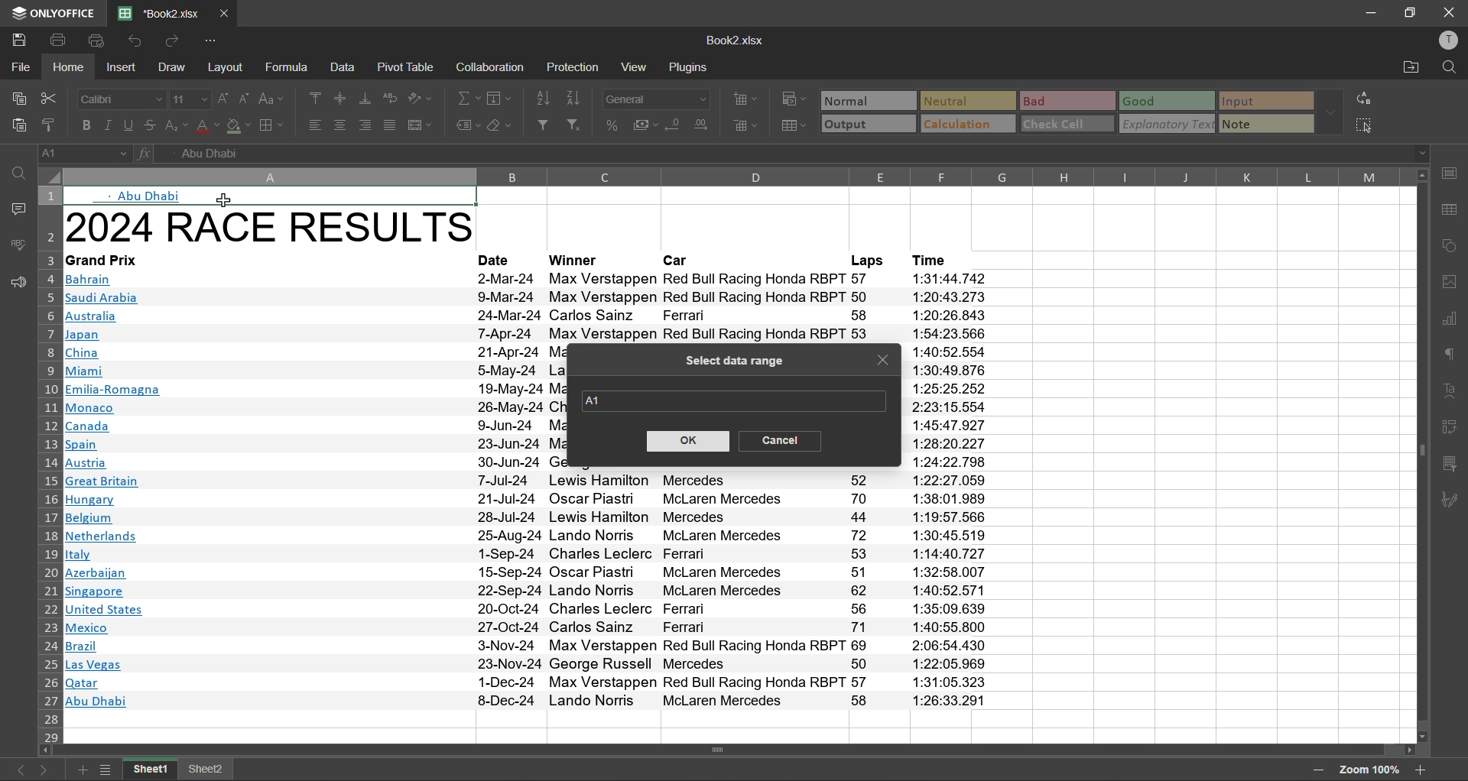 Image resolution: width=1468 pixels, height=781 pixels. What do you see at coordinates (421, 96) in the screenshot?
I see `orientation` at bounding box center [421, 96].